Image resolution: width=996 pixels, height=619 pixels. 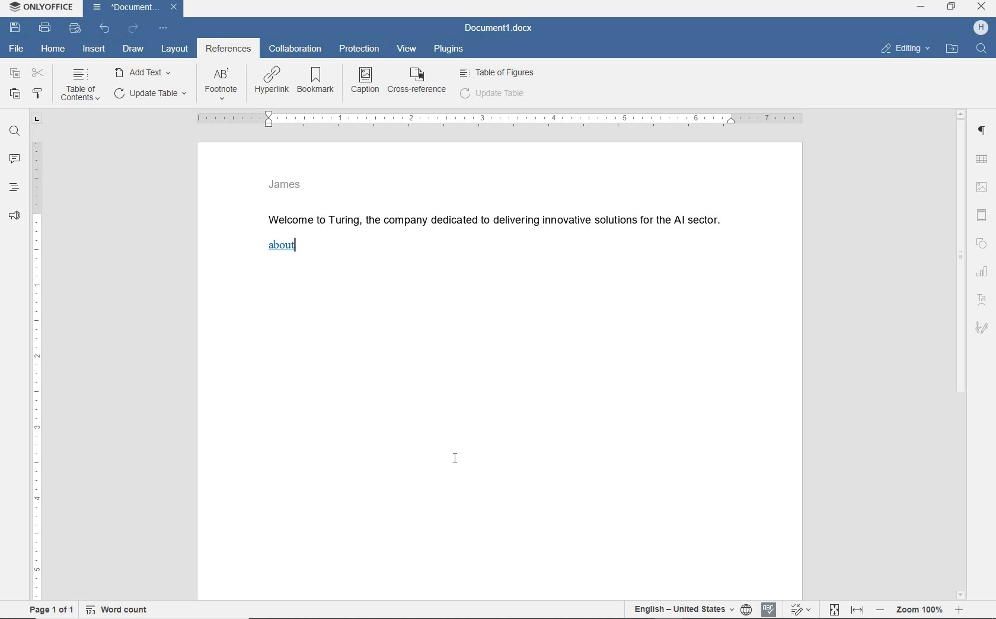 I want to click on zoom out, so click(x=883, y=611).